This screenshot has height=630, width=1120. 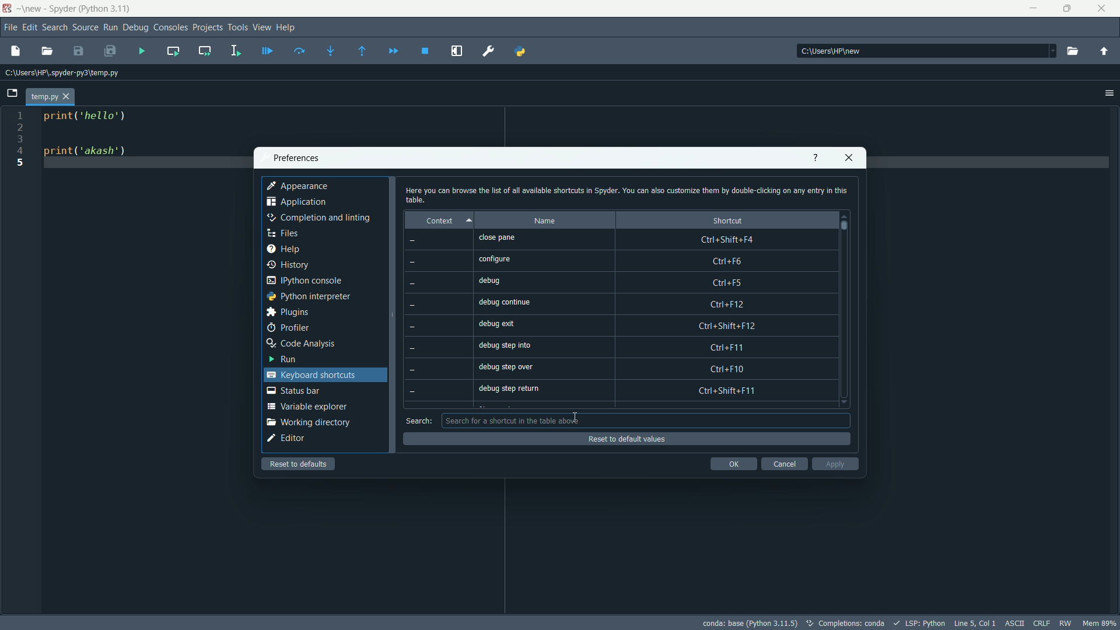 What do you see at coordinates (296, 202) in the screenshot?
I see `application` at bounding box center [296, 202].